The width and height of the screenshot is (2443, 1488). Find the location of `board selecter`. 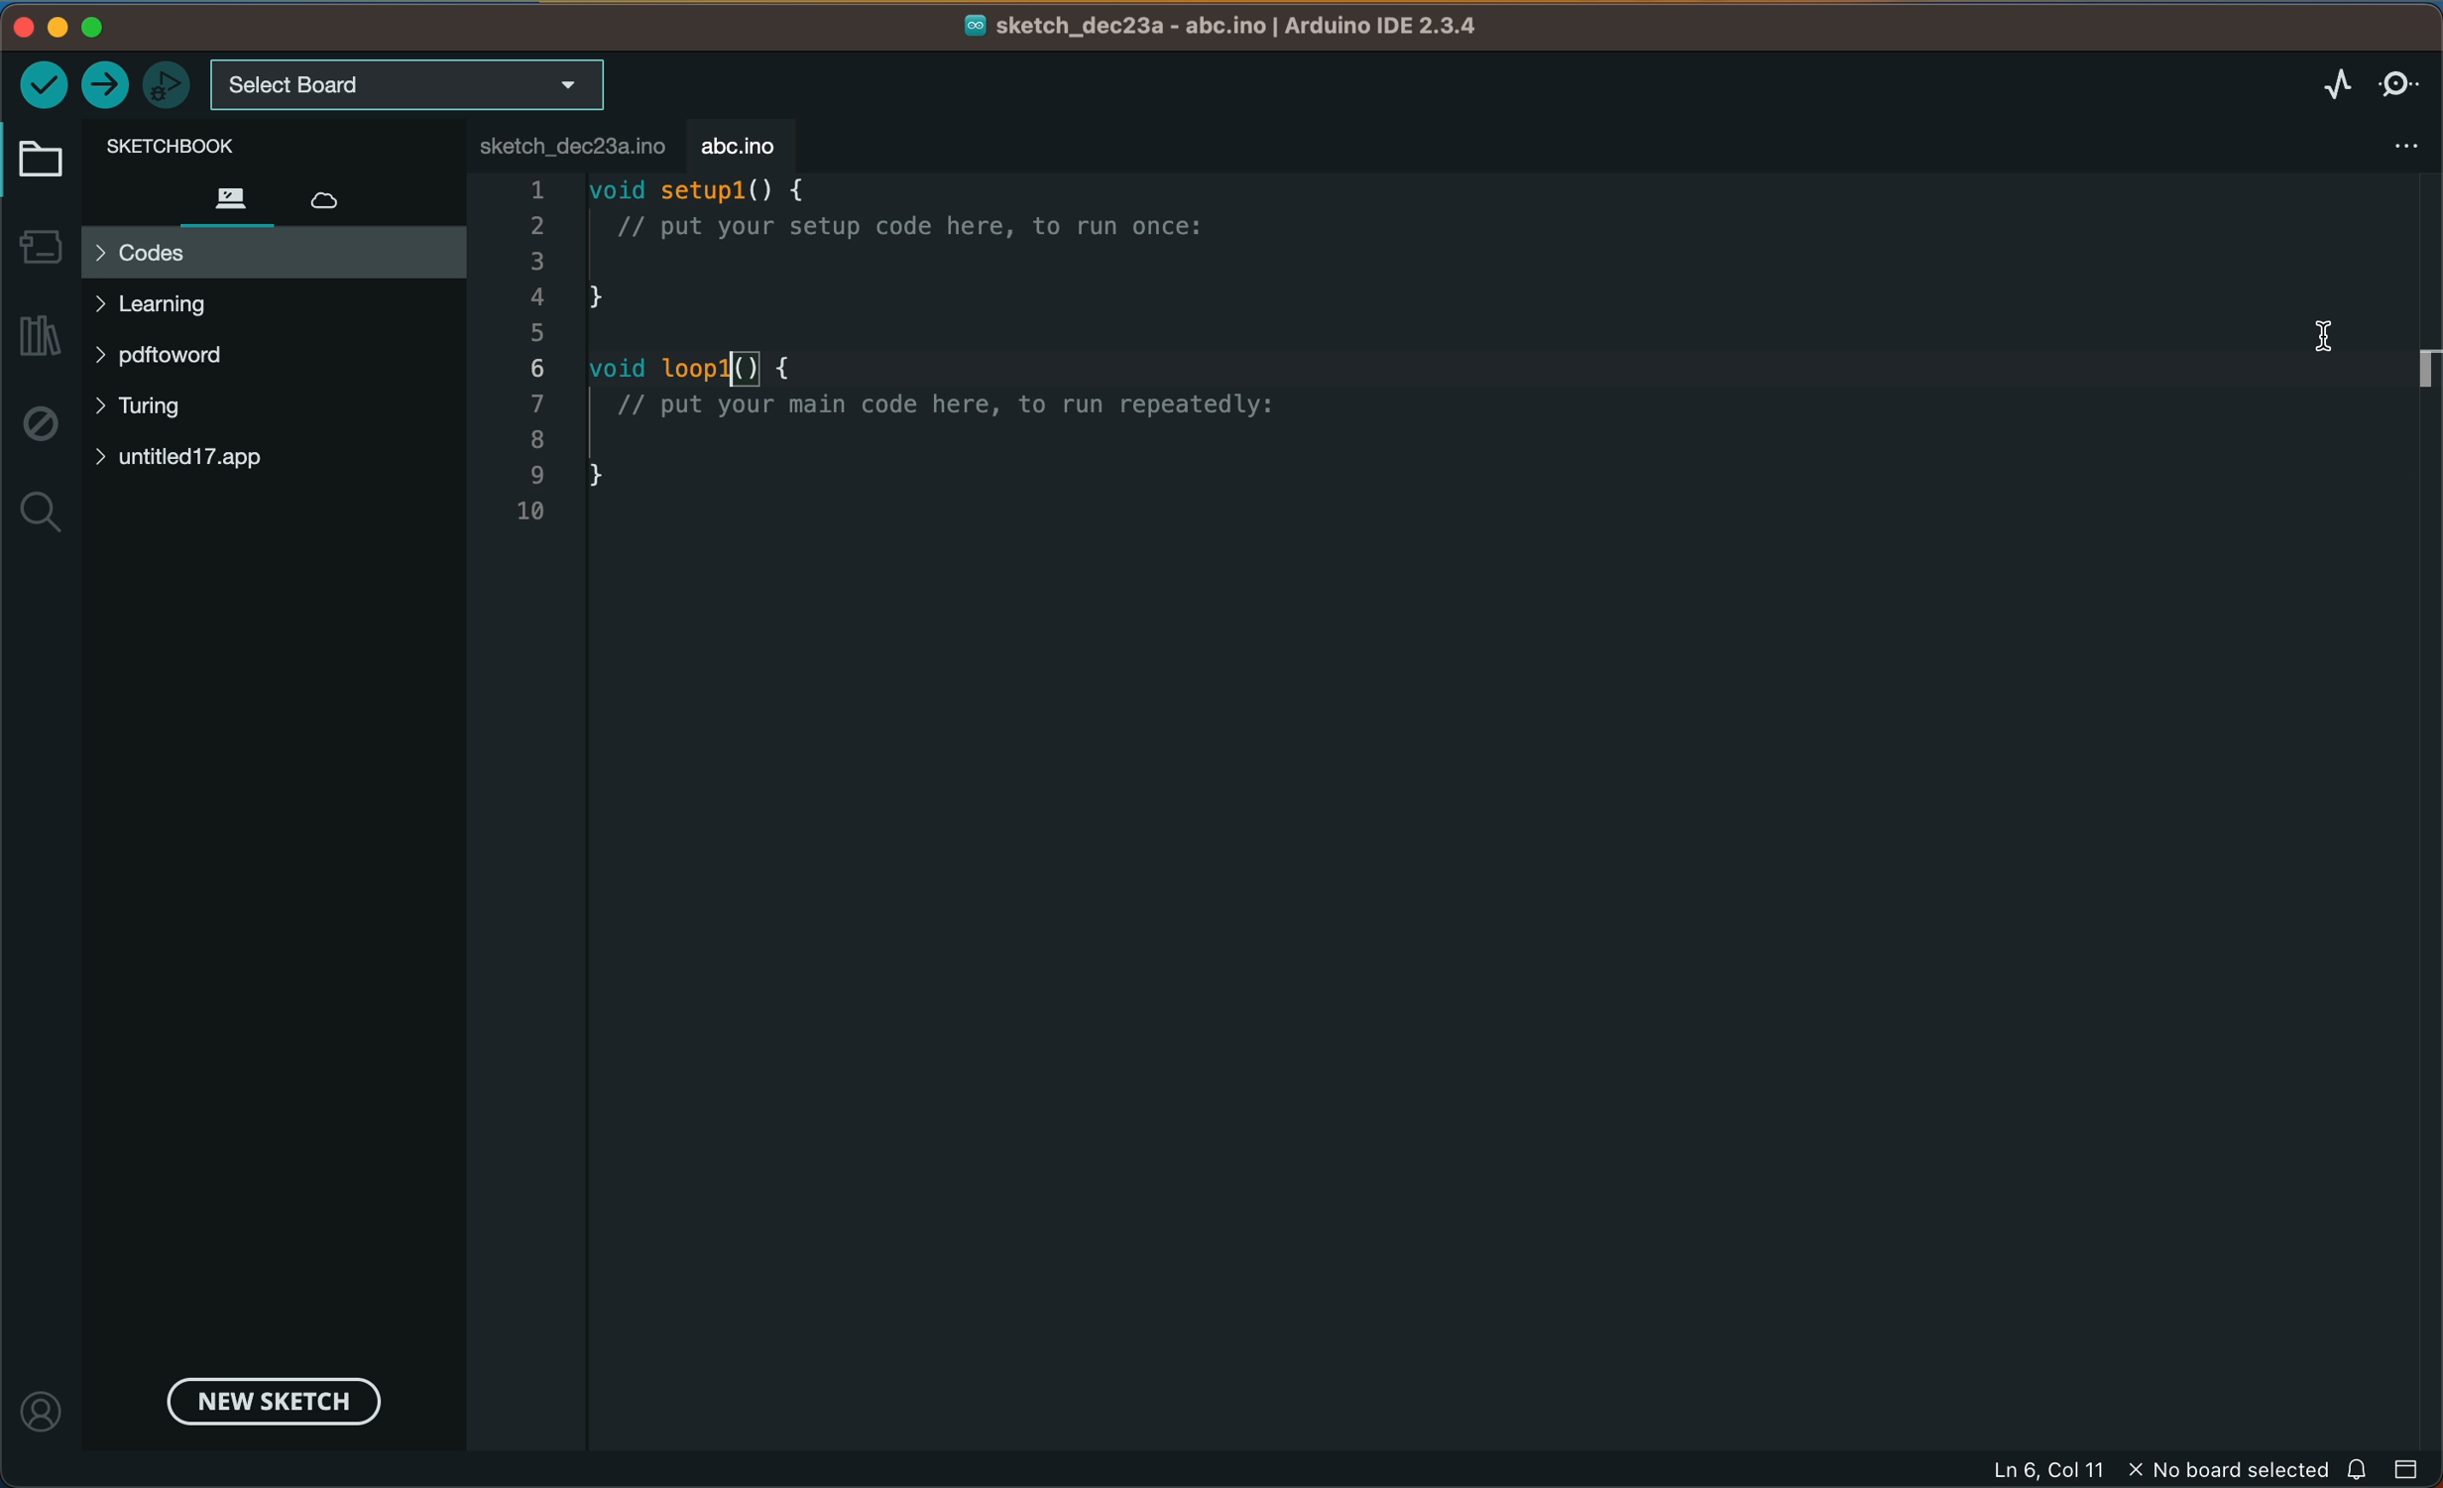

board selecter is located at coordinates (412, 85).